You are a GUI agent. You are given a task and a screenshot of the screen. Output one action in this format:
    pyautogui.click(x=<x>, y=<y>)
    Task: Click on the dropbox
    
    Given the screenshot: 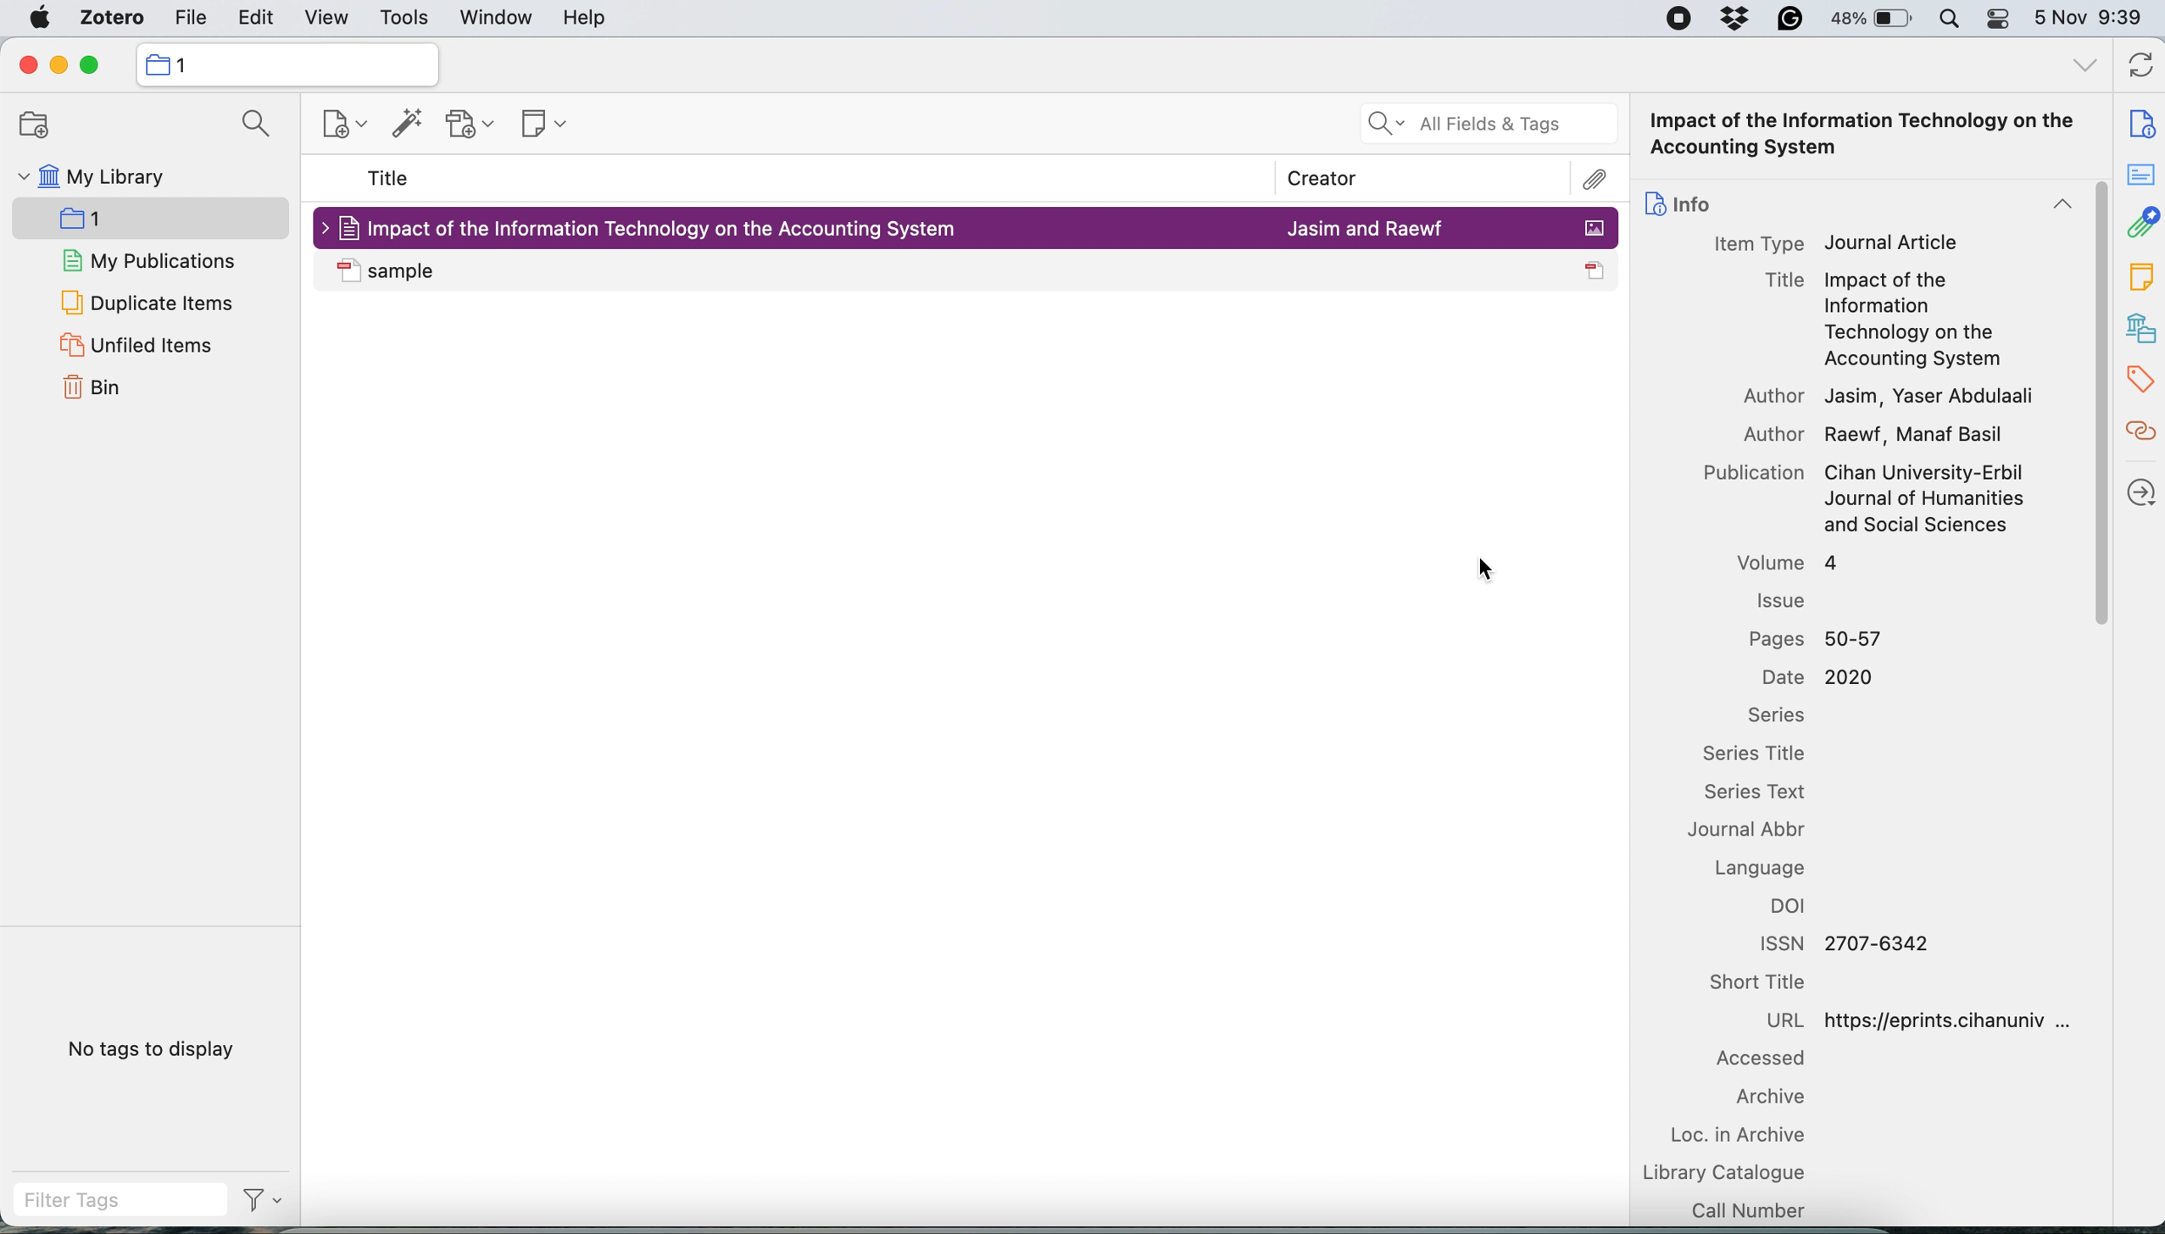 What is the action you would take?
    pyautogui.click(x=1733, y=18)
    